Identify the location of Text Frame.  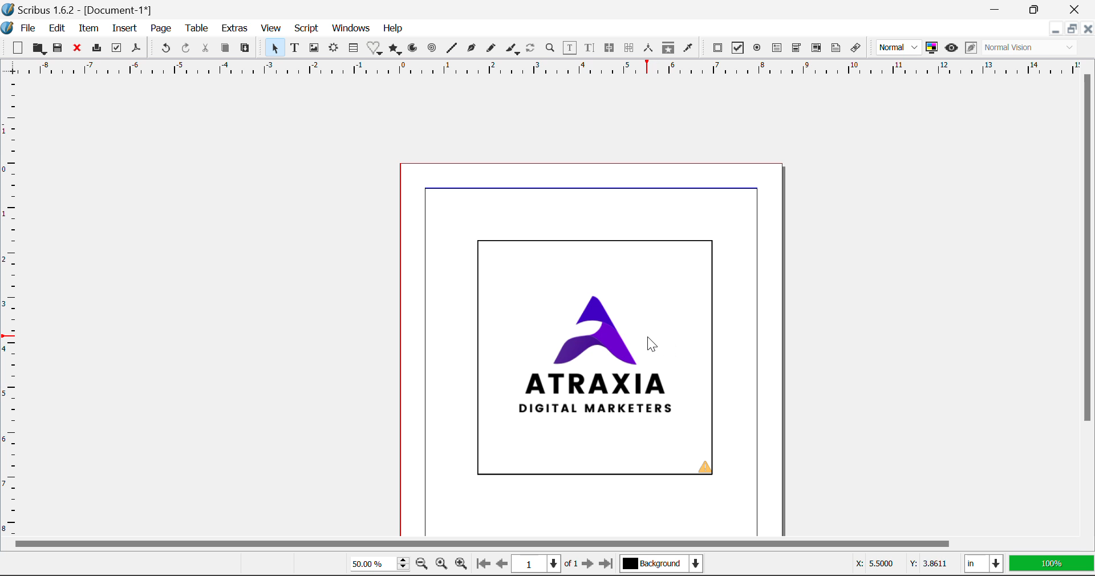
(295, 48).